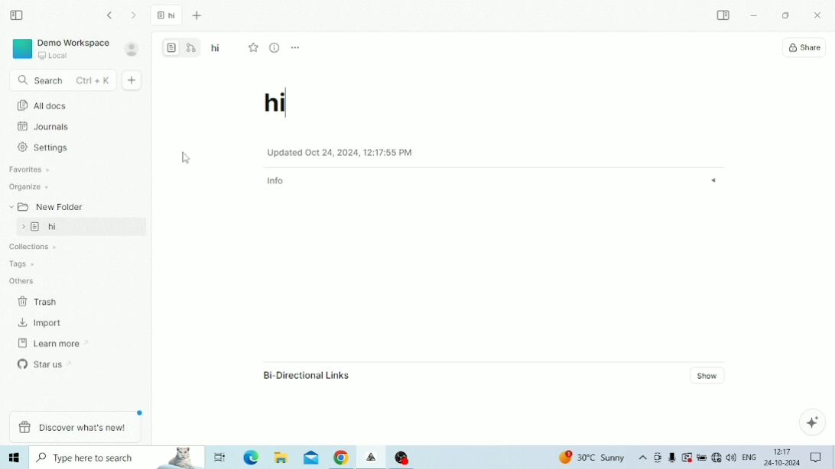 Image resolution: width=835 pixels, height=469 pixels. What do you see at coordinates (118, 458) in the screenshot?
I see `Type here to search` at bounding box center [118, 458].